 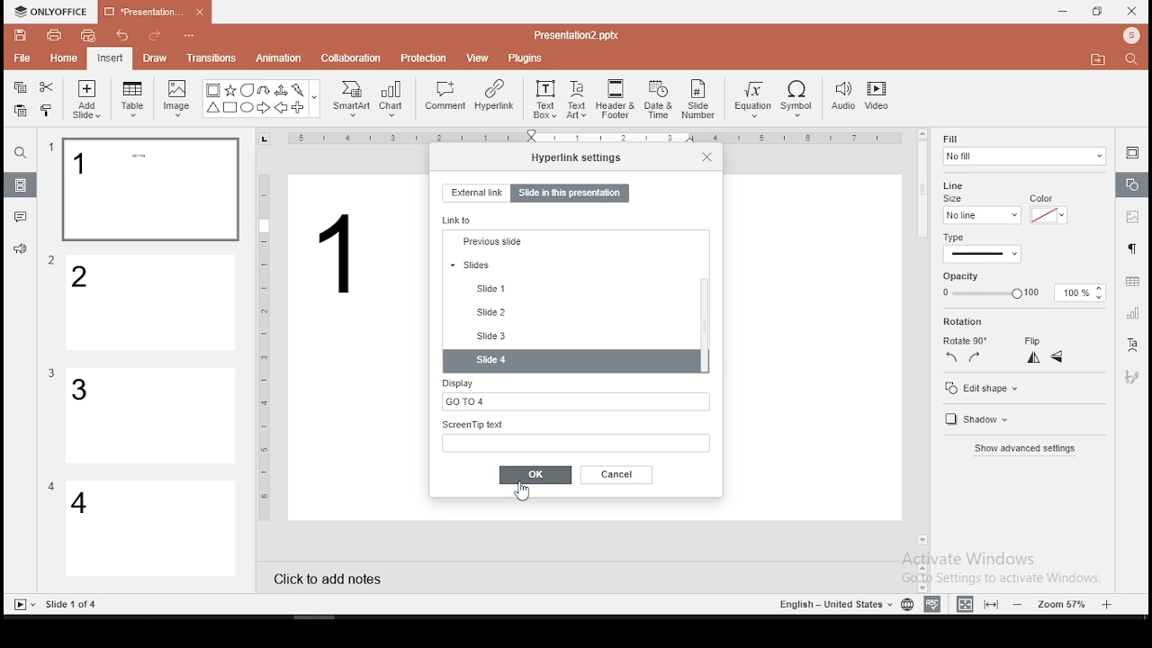 I want to click on , so click(x=51, y=148).